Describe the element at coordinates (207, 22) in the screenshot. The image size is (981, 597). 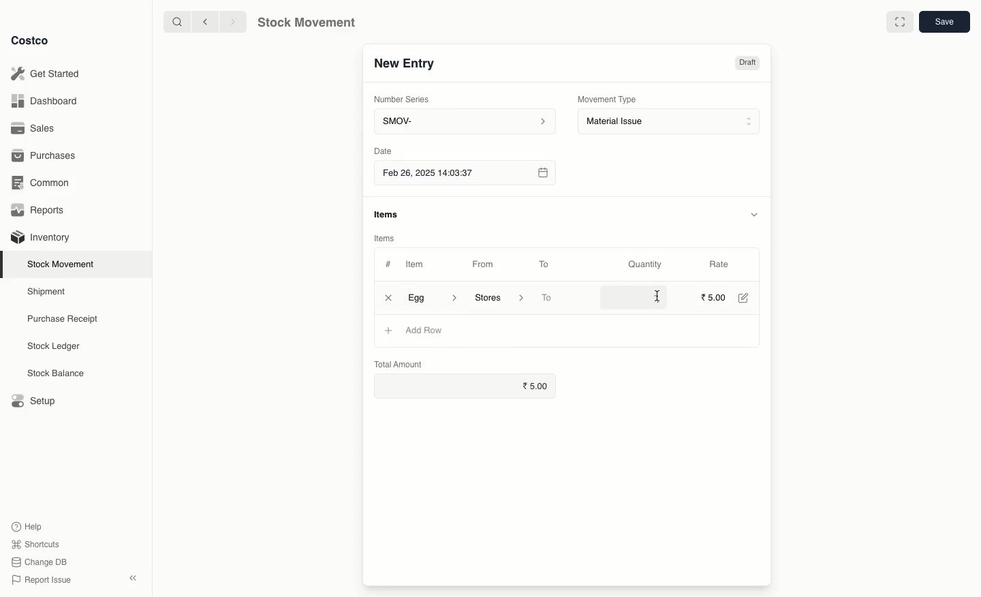
I see `backward` at that location.